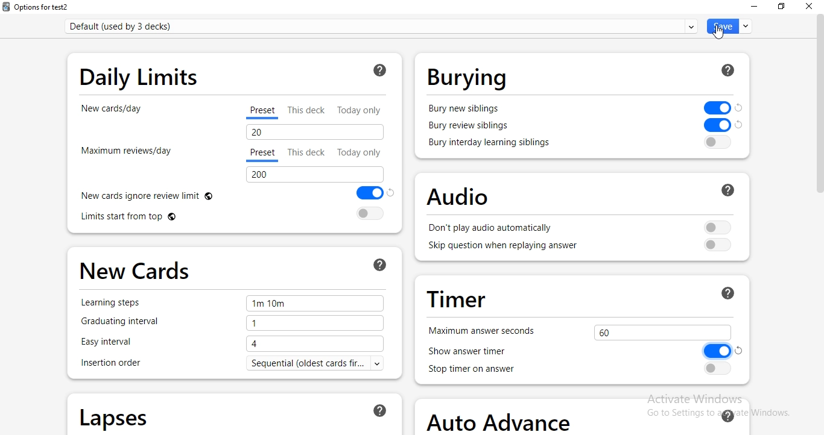 The height and width of the screenshot is (435, 824). Describe the element at coordinates (317, 345) in the screenshot. I see `4` at that location.